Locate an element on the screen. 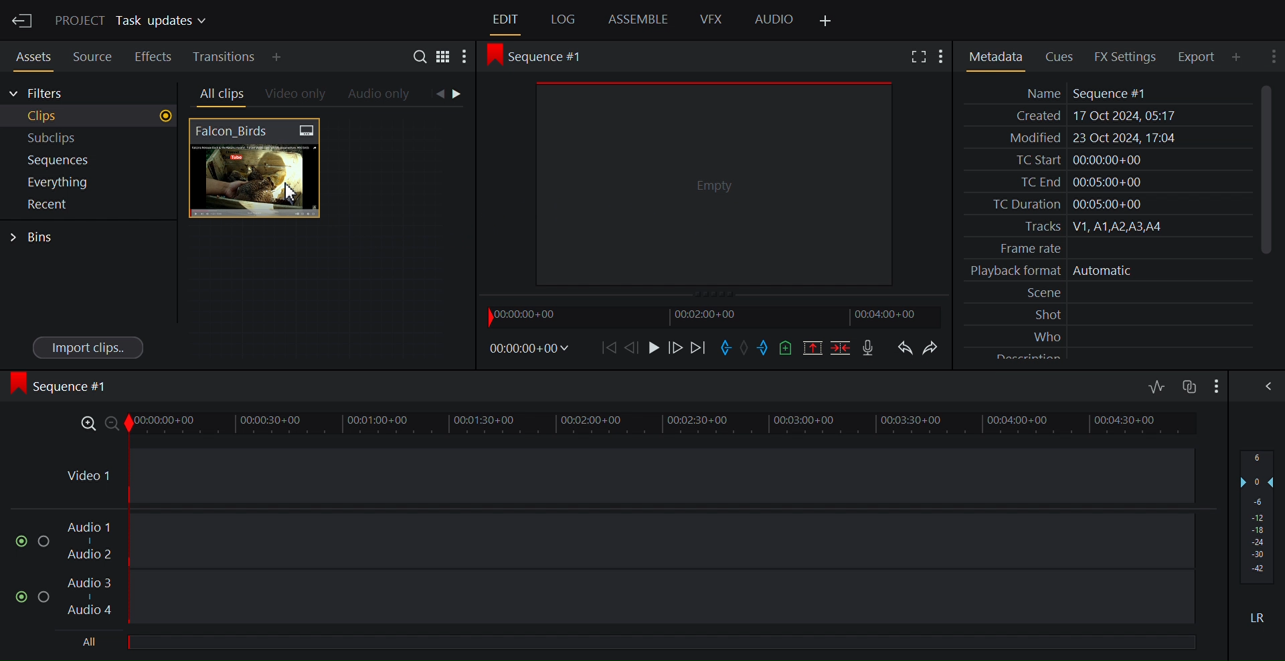 Image resolution: width=1285 pixels, height=661 pixels. Mute is located at coordinates (1259, 617).